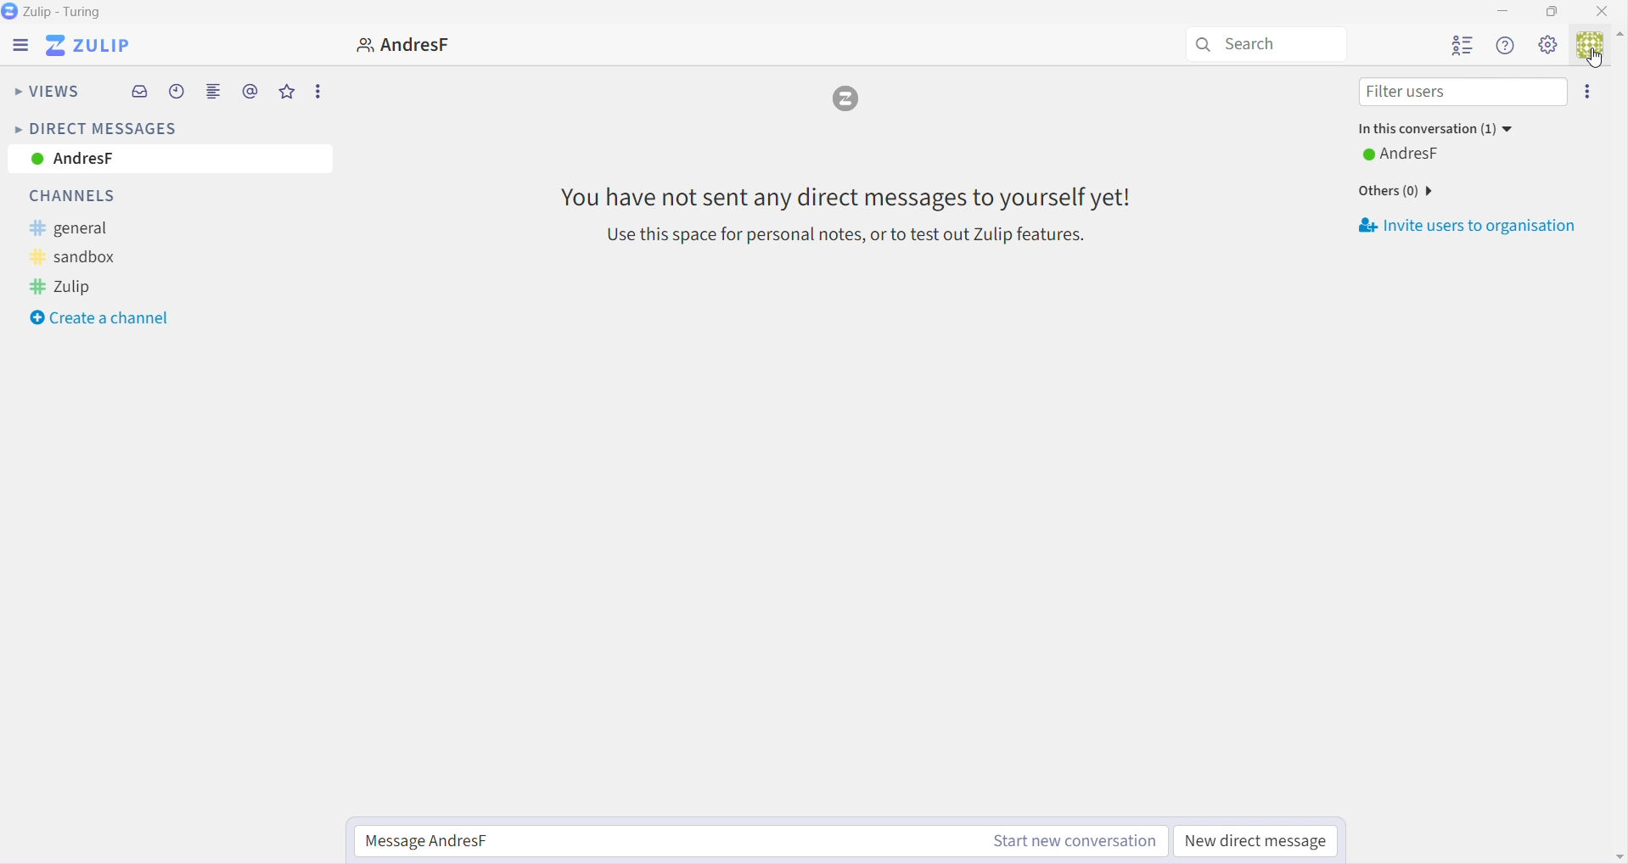 This screenshot has width=1628, height=864. I want to click on Logo, so click(848, 102).